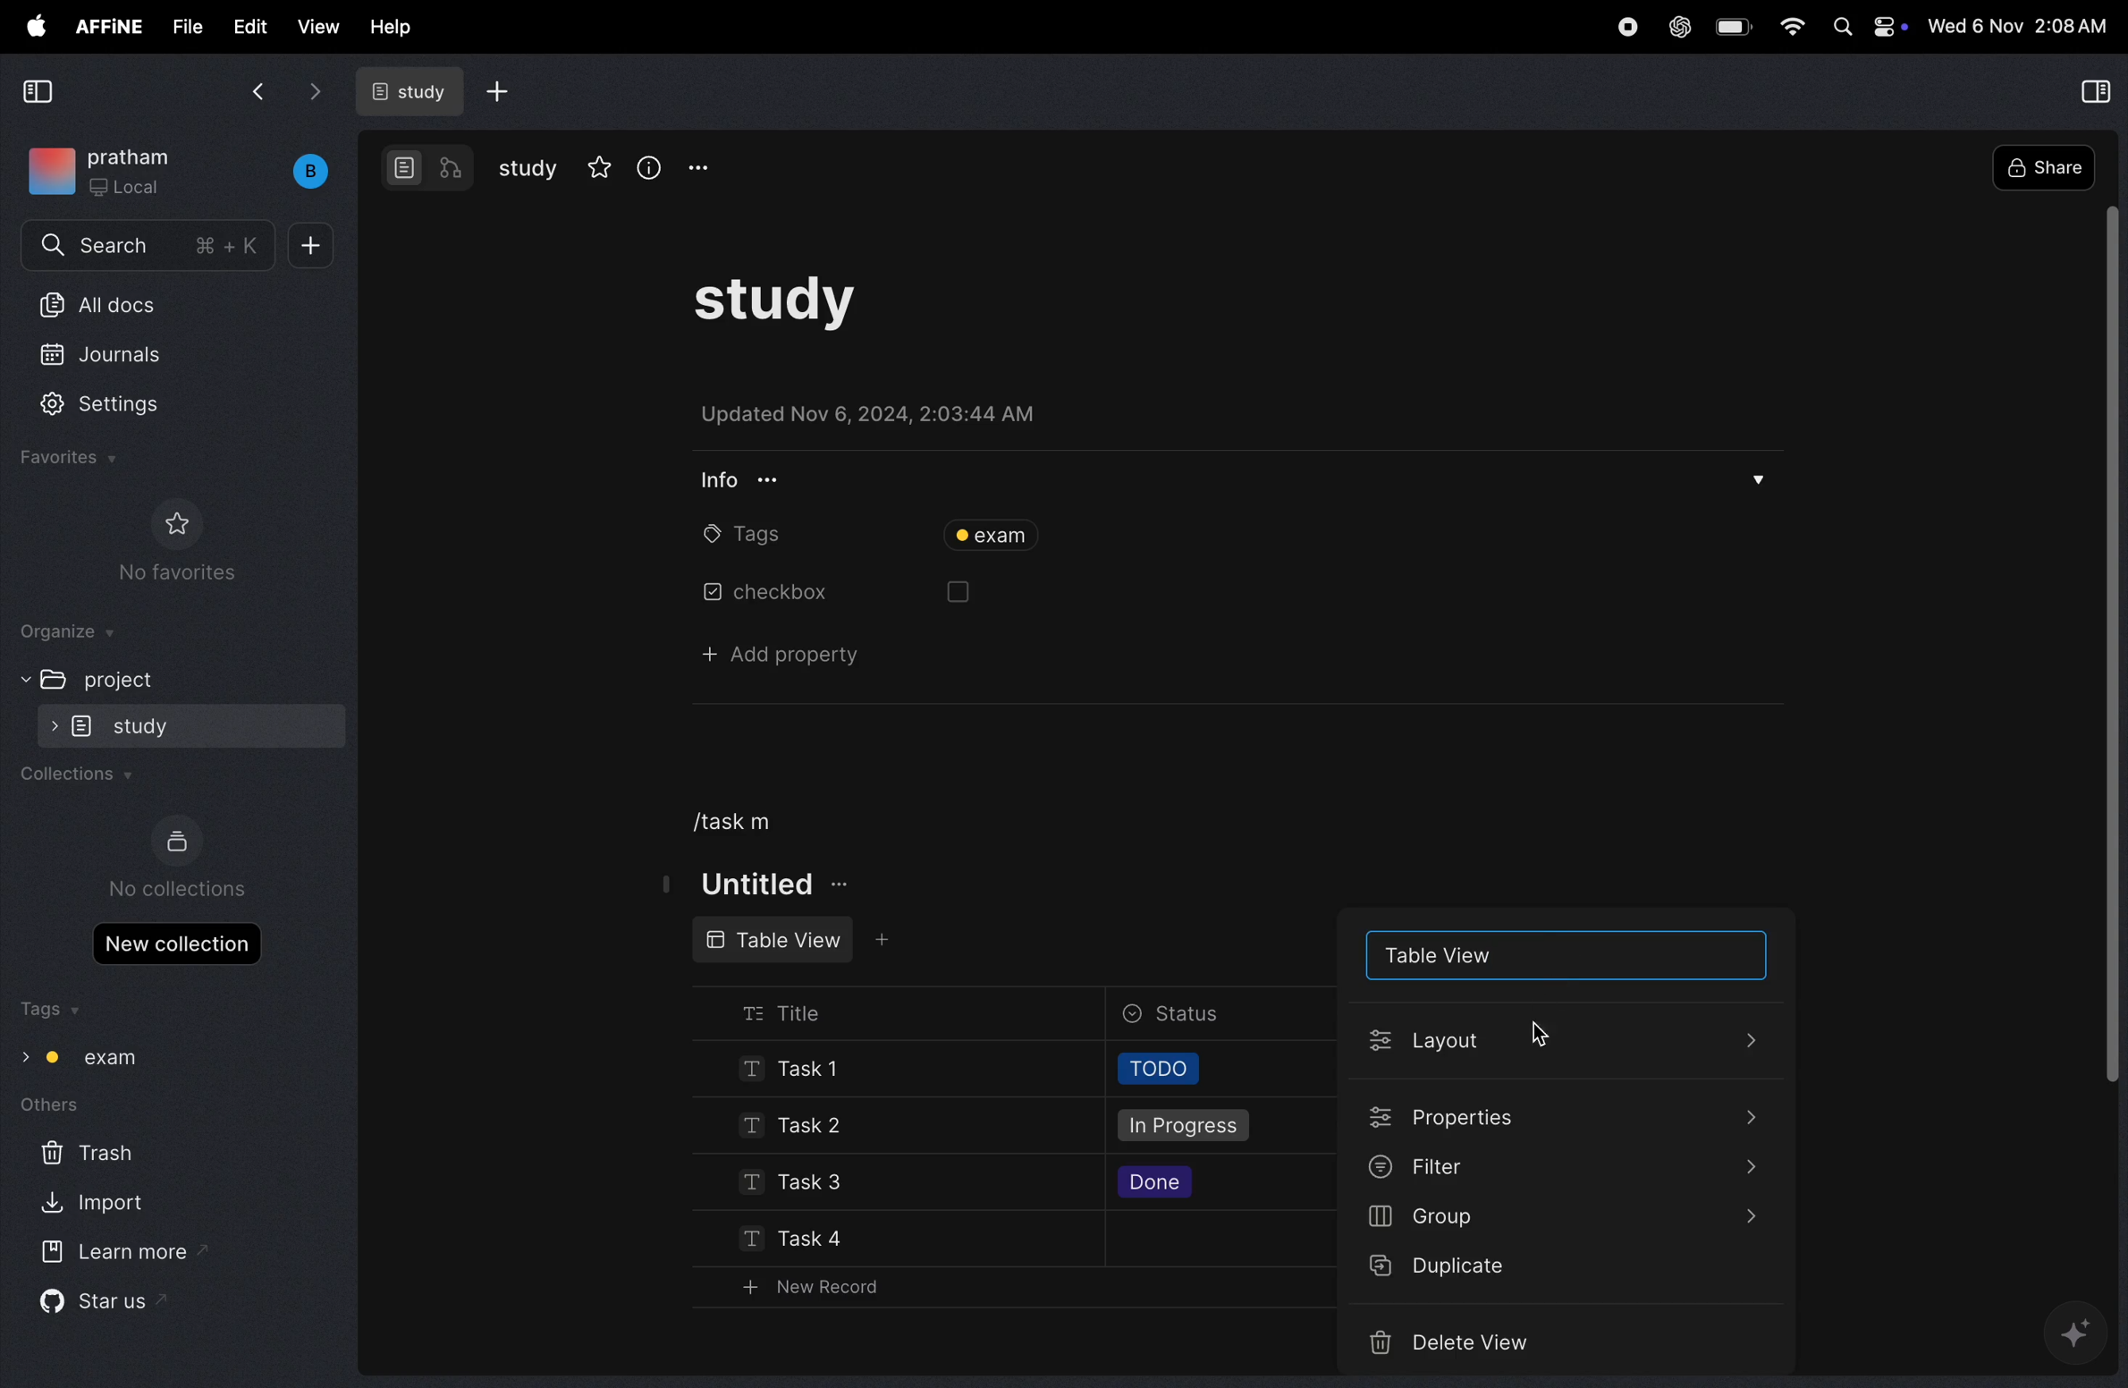 This screenshot has height=1388, width=2128. I want to click on work space, so click(176, 173).